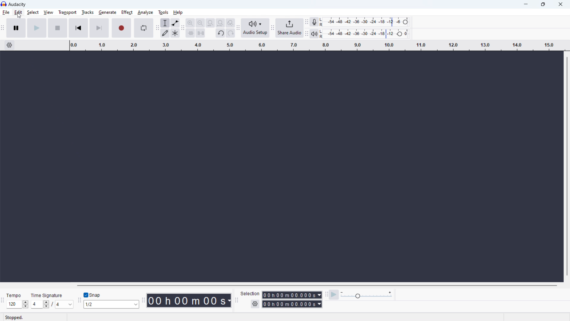 This screenshot has height=321, width=570. I want to click on set snapping, so click(111, 304).